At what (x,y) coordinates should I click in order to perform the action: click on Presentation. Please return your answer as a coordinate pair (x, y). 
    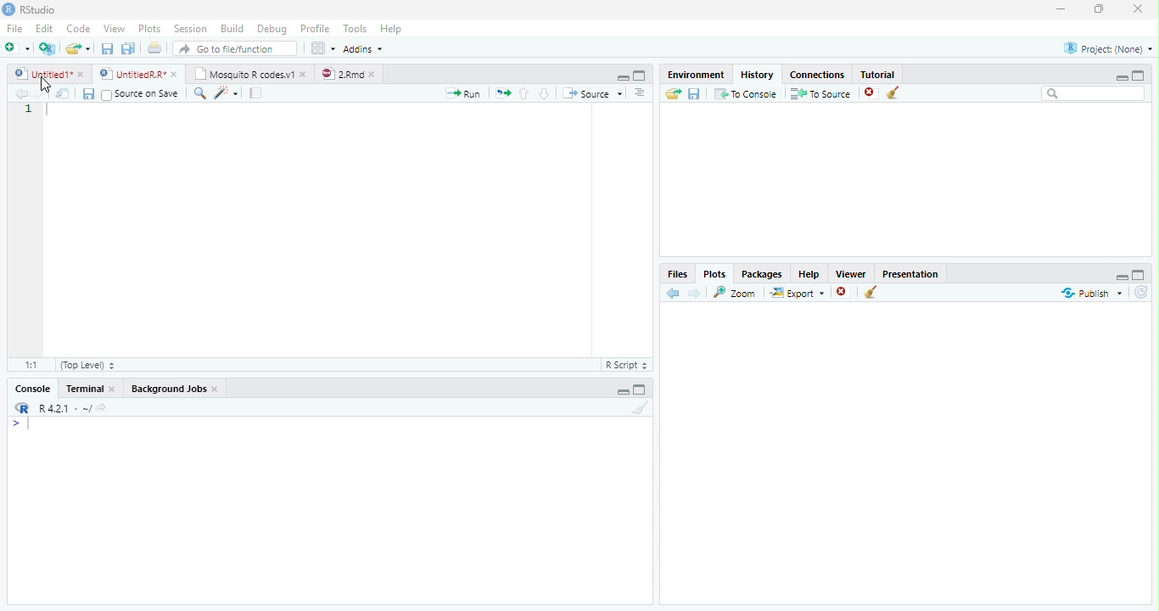
    Looking at the image, I should click on (910, 273).